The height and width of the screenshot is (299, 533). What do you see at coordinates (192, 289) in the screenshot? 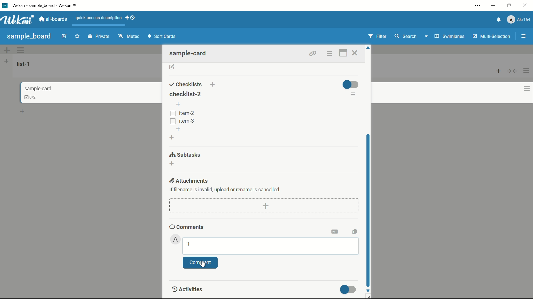
I see `Activities` at bounding box center [192, 289].